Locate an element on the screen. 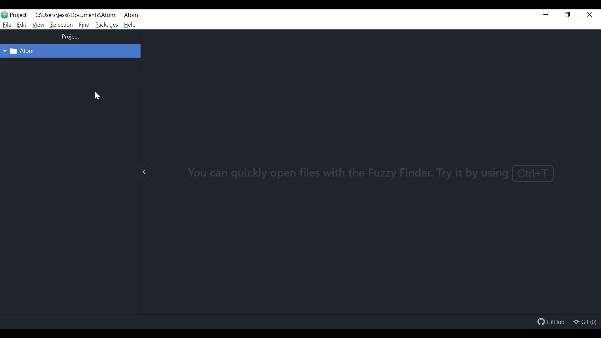 The height and width of the screenshot is (338, 601). Close is located at coordinates (590, 15).